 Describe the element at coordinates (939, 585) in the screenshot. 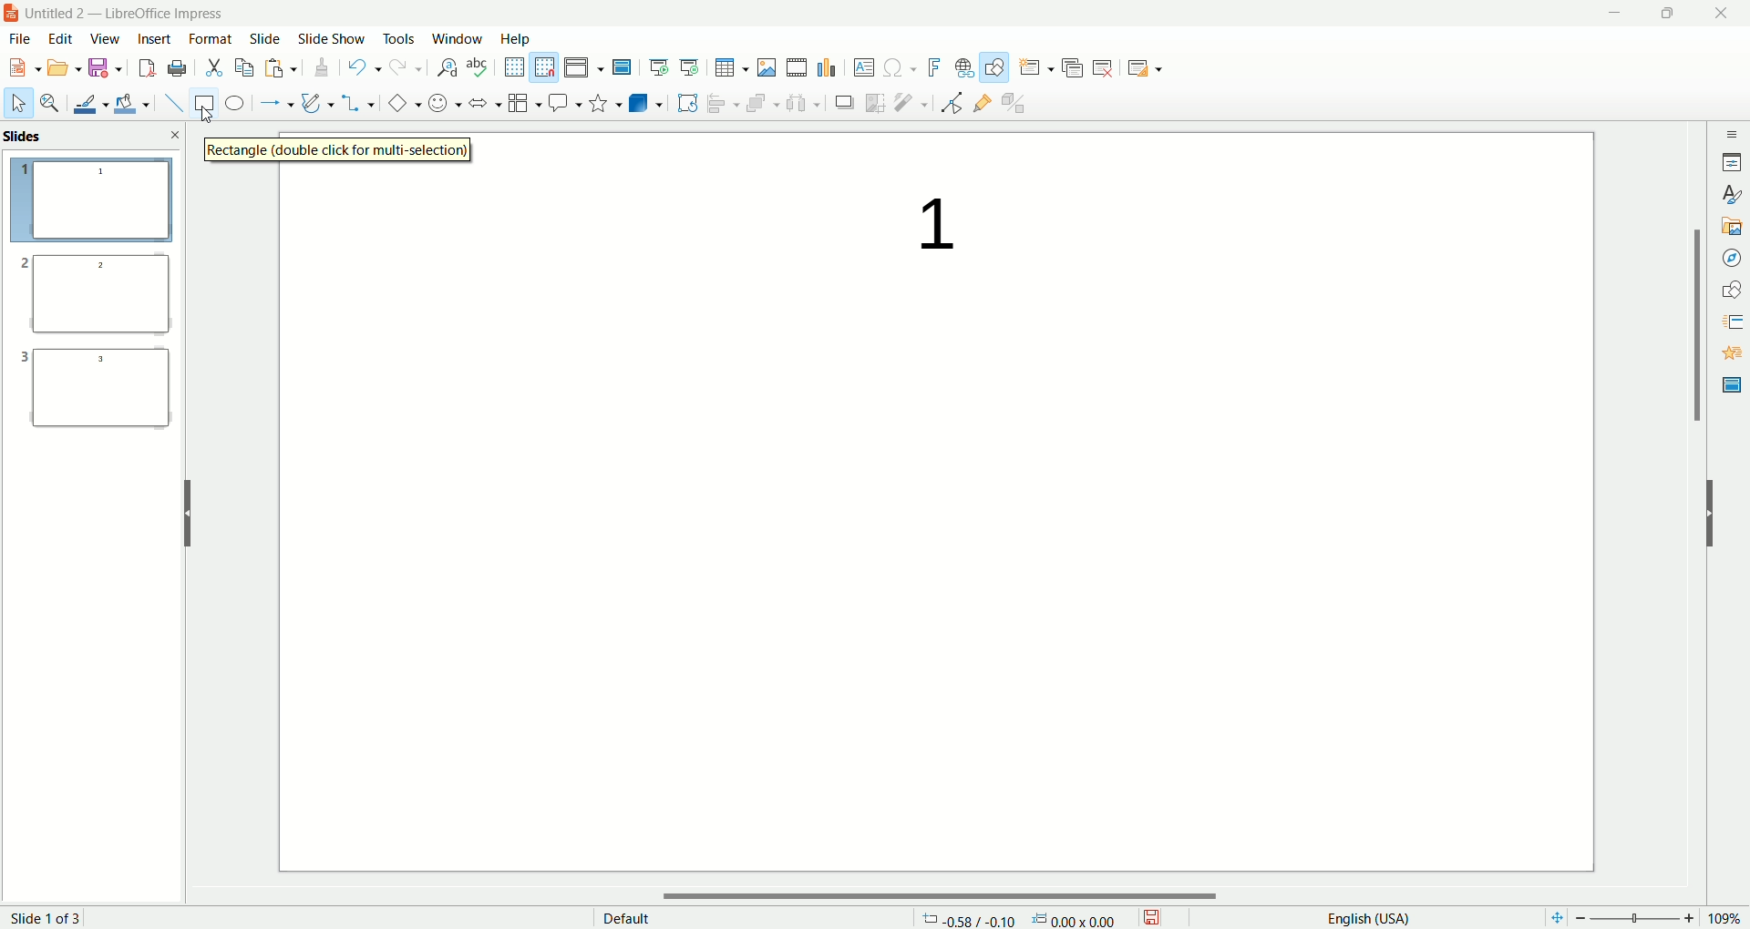

I see `workspace` at that location.